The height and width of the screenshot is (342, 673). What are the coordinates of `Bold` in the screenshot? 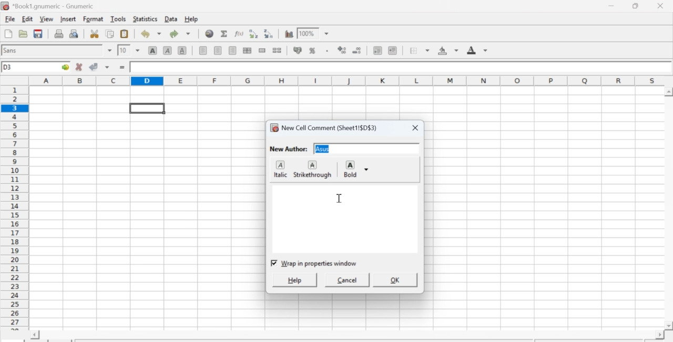 It's located at (151, 50).